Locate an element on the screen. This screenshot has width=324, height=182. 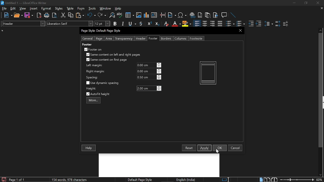
Header is located at coordinates (140, 39).